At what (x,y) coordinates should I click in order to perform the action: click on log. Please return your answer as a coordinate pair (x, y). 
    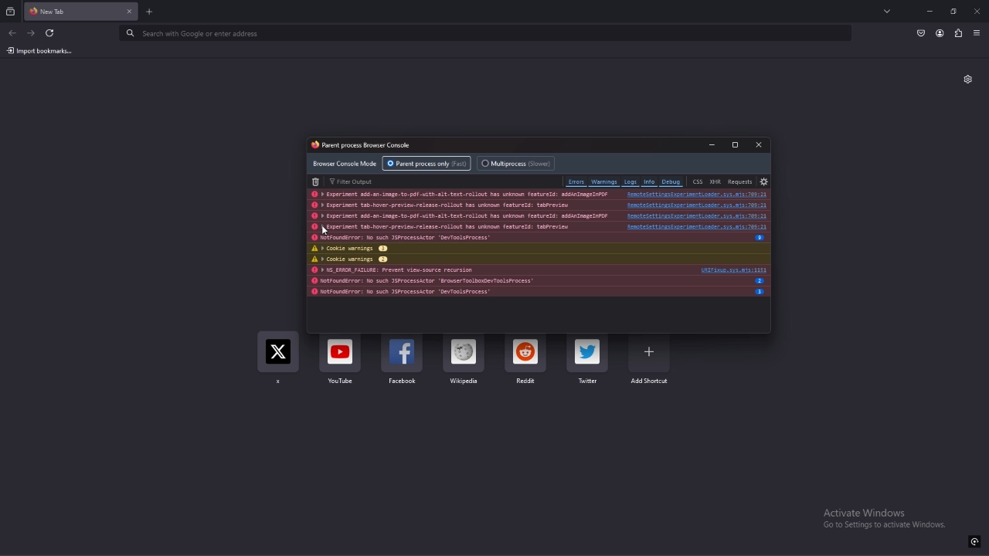
    Looking at the image, I should click on (458, 280).